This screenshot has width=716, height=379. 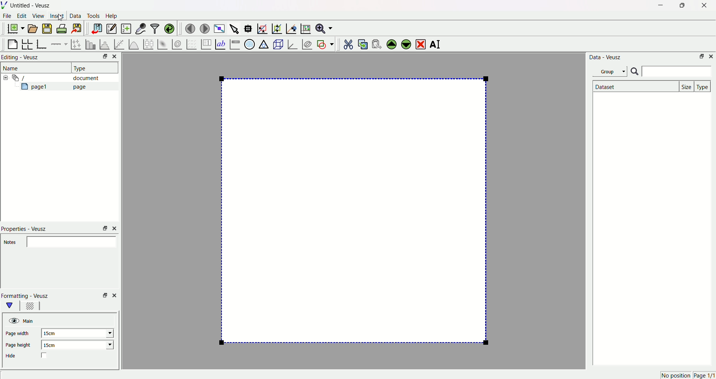 What do you see at coordinates (116, 228) in the screenshot?
I see `close` at bounding box center [116, 228].